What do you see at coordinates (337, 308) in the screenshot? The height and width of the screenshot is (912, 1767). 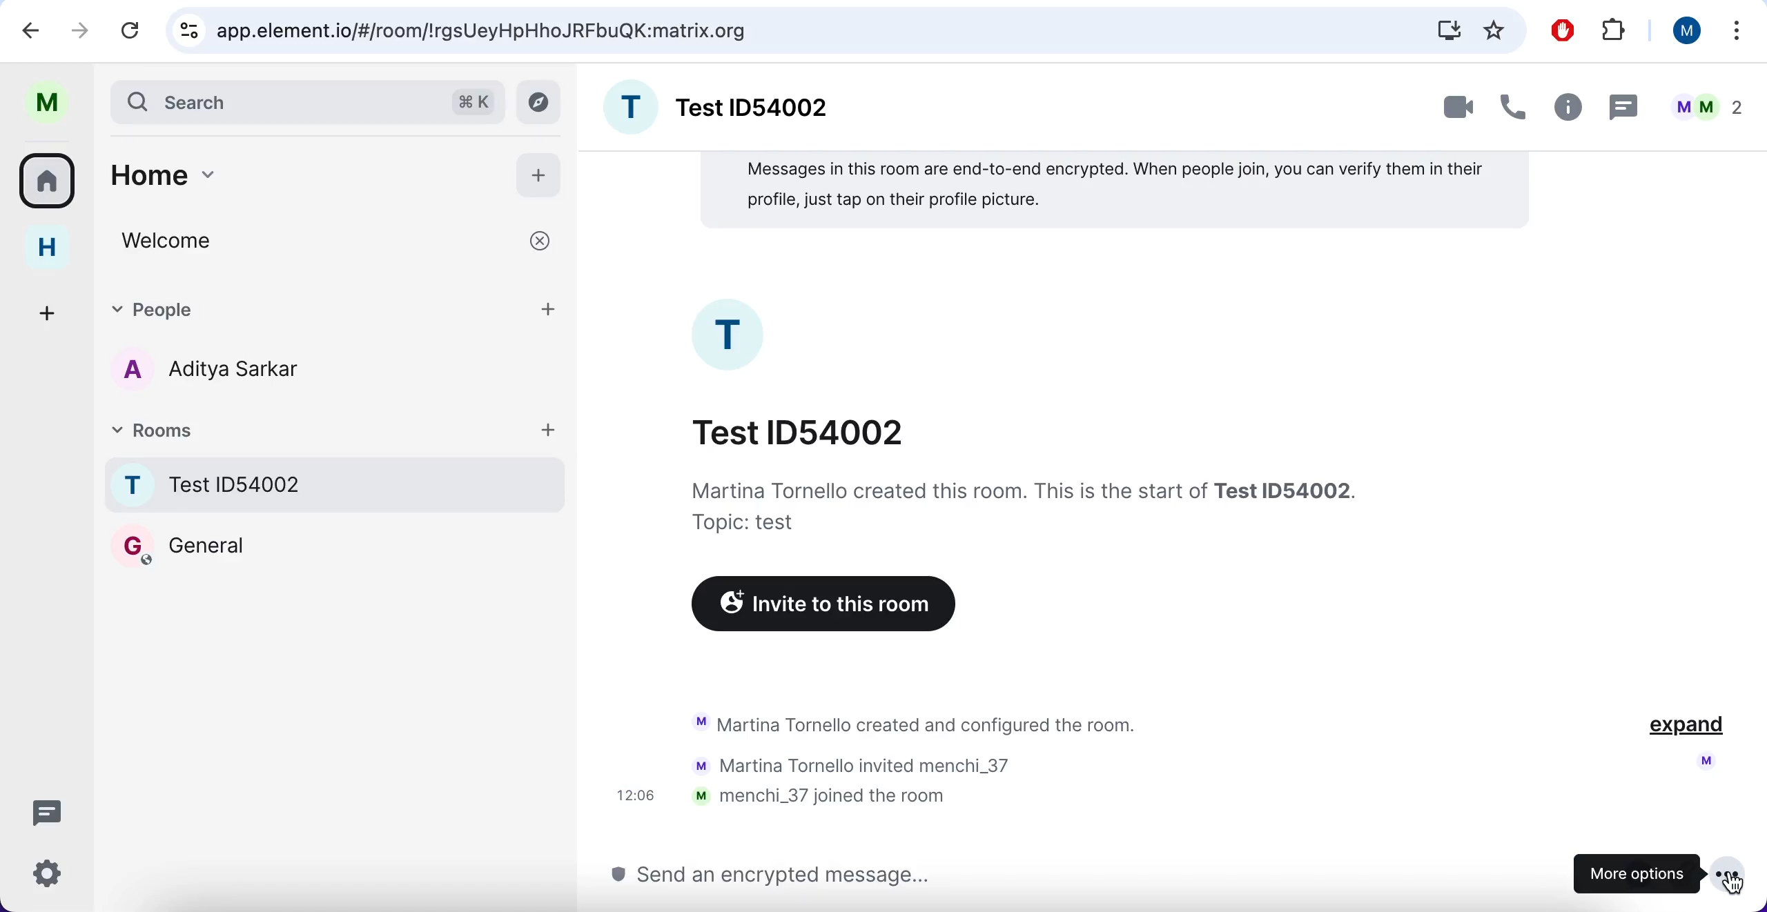 I see `people` at bounding box center [337, 308].